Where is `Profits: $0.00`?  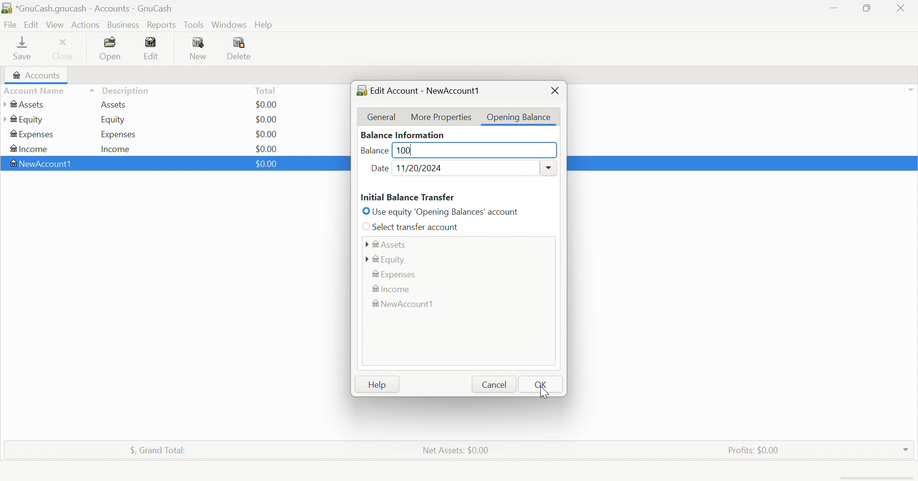 Profits: $0.00 is located at coordinates (753, 449).